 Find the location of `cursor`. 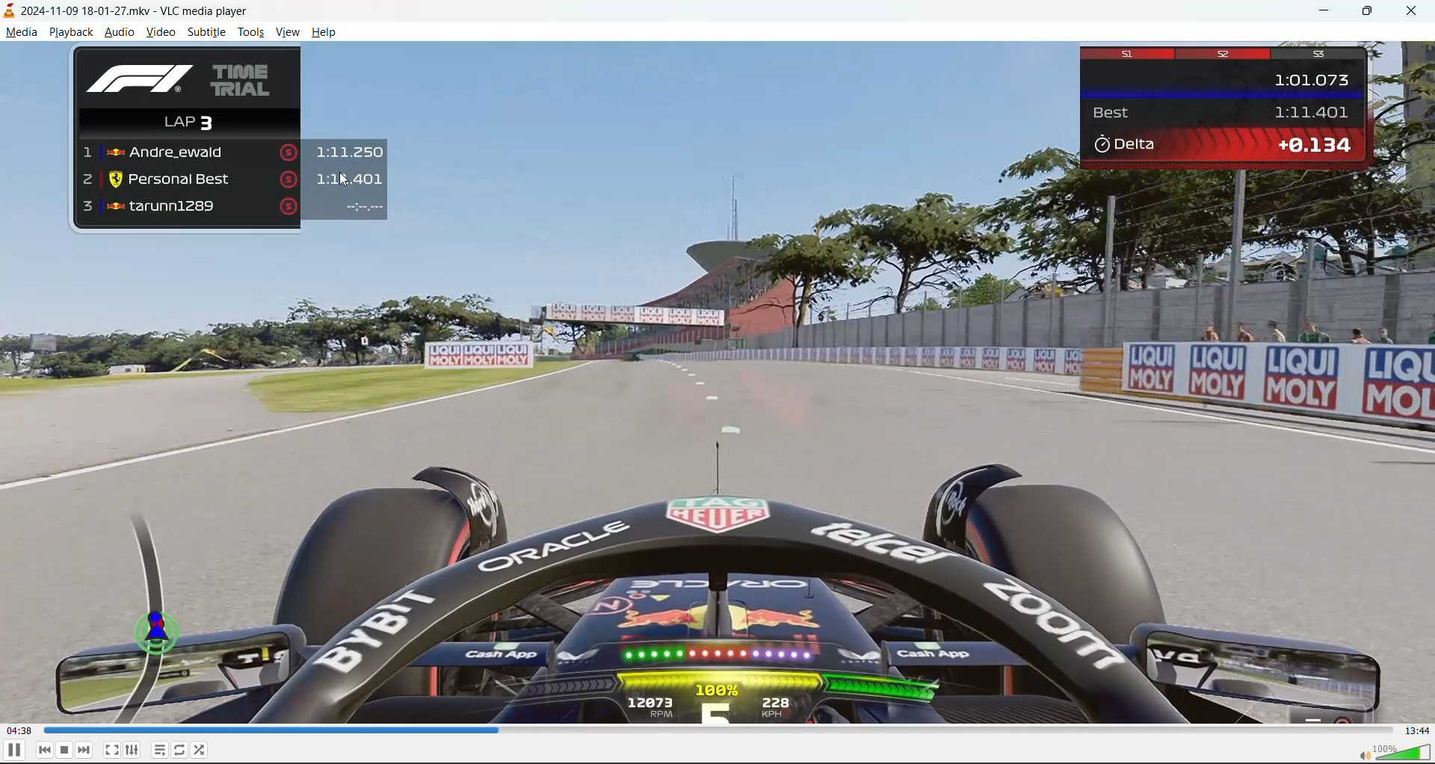

cursor is located at coordinates (348, 182).